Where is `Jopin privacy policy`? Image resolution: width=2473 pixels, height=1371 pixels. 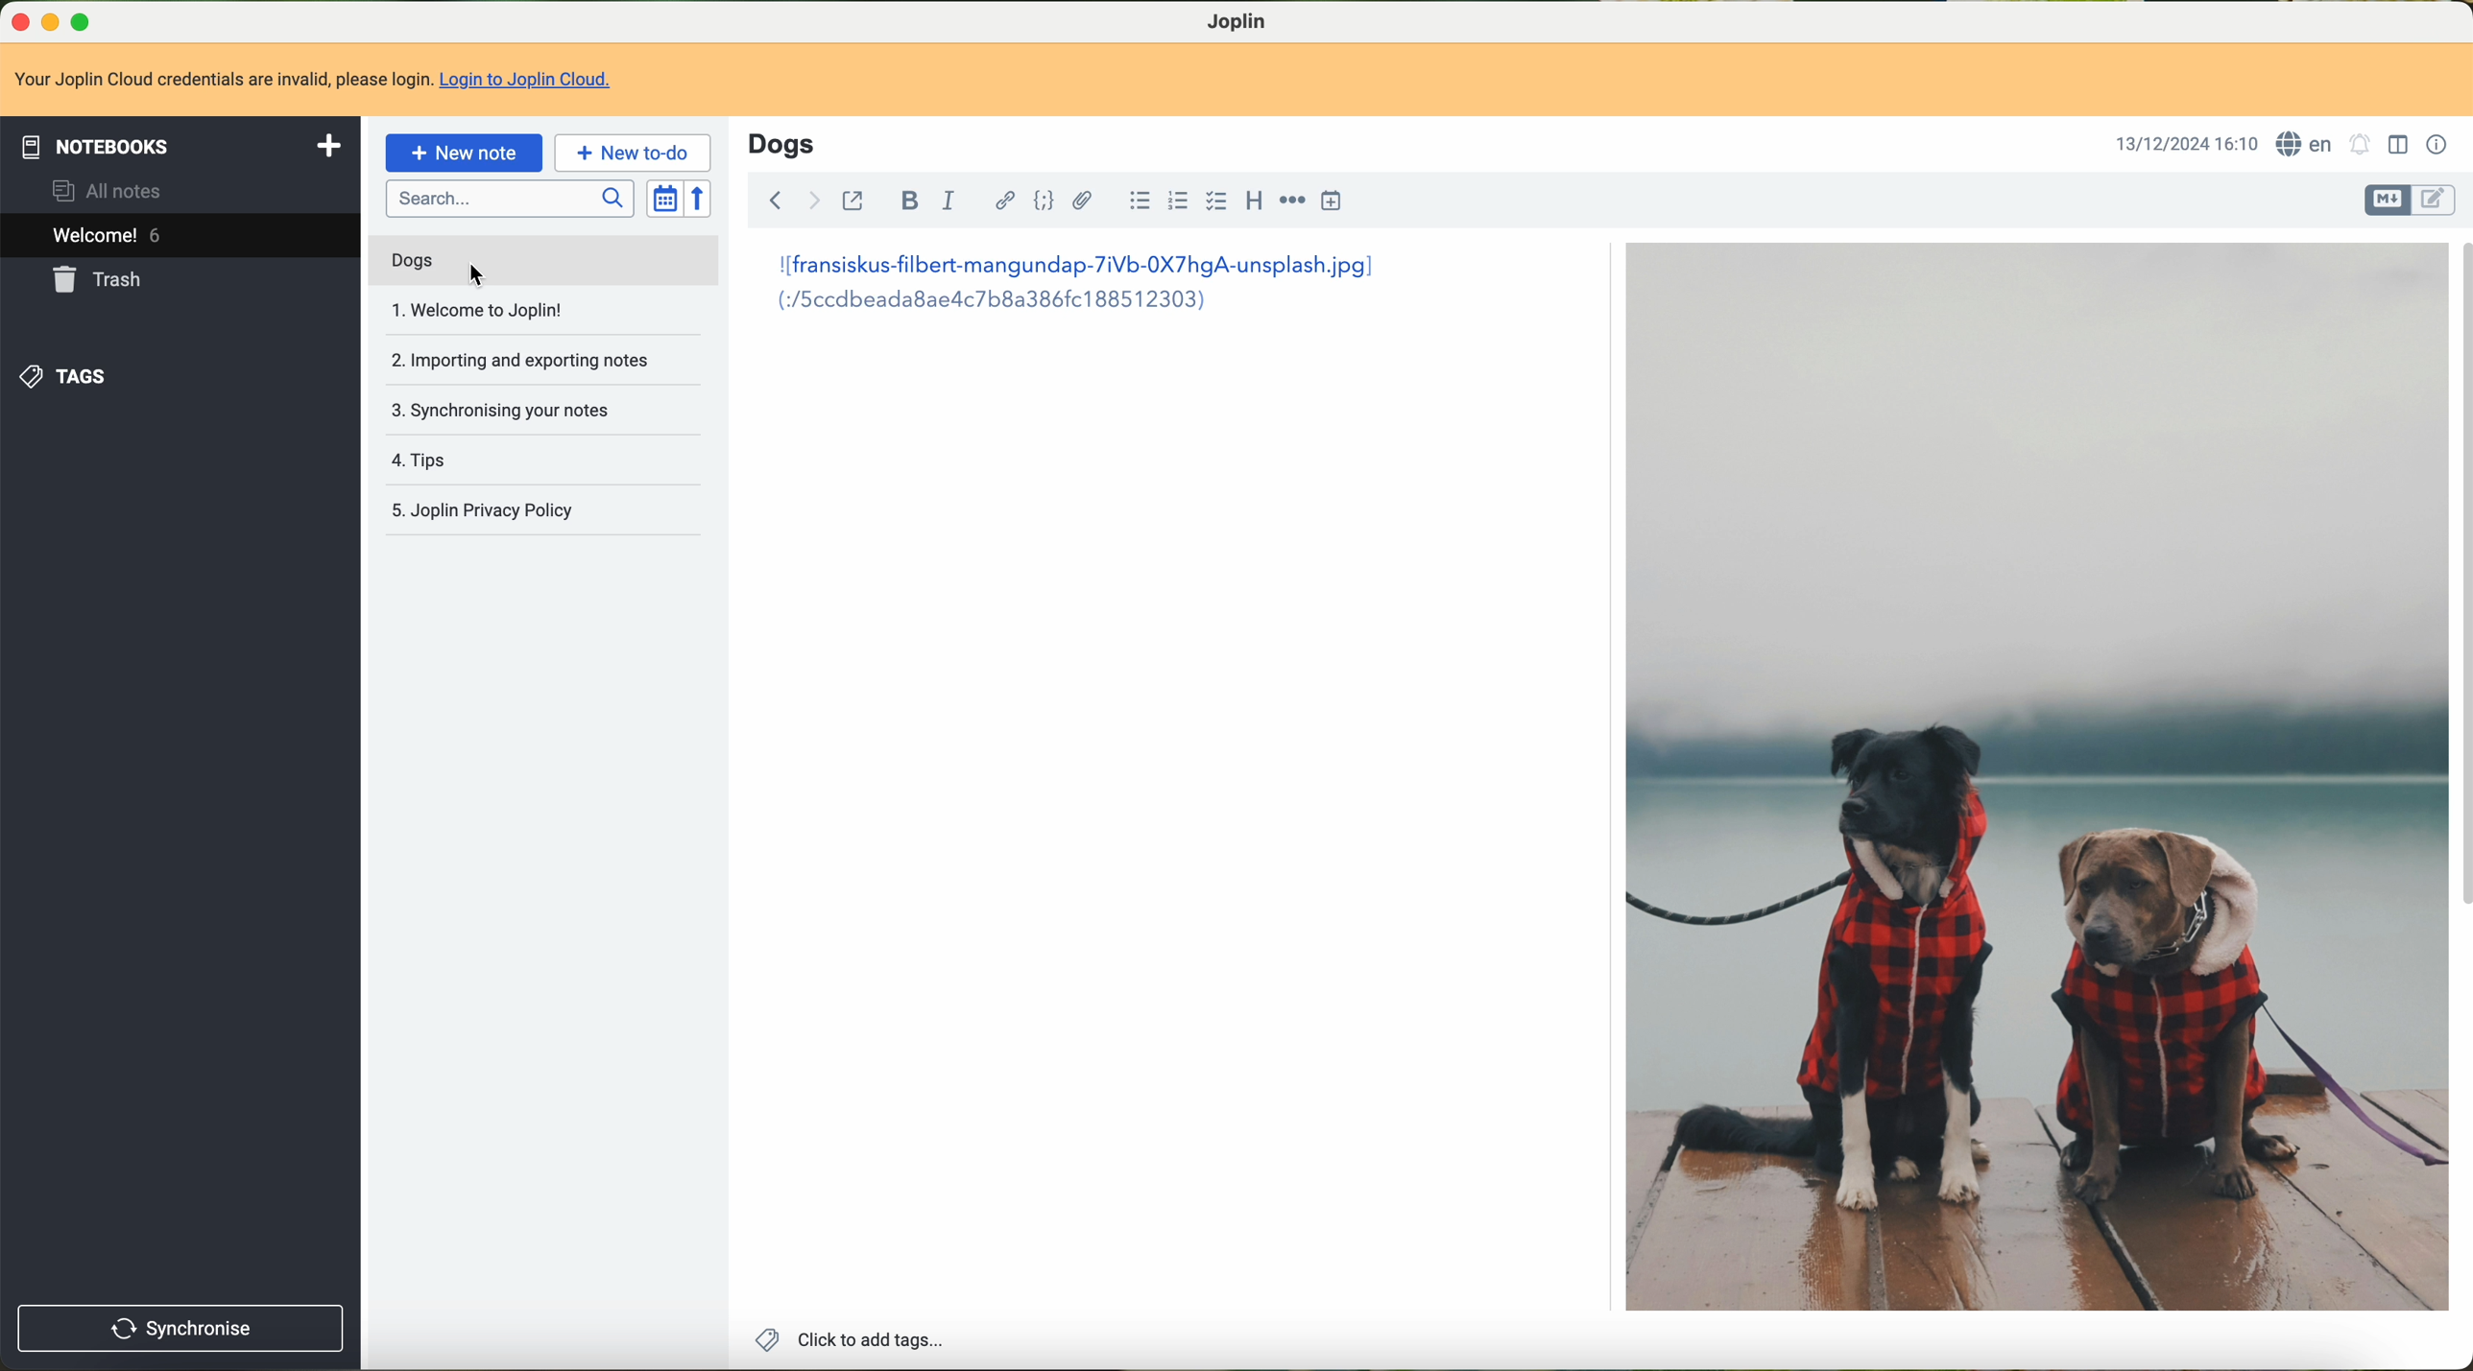 Jopin privacy policy is located at coordinates (492, 507).